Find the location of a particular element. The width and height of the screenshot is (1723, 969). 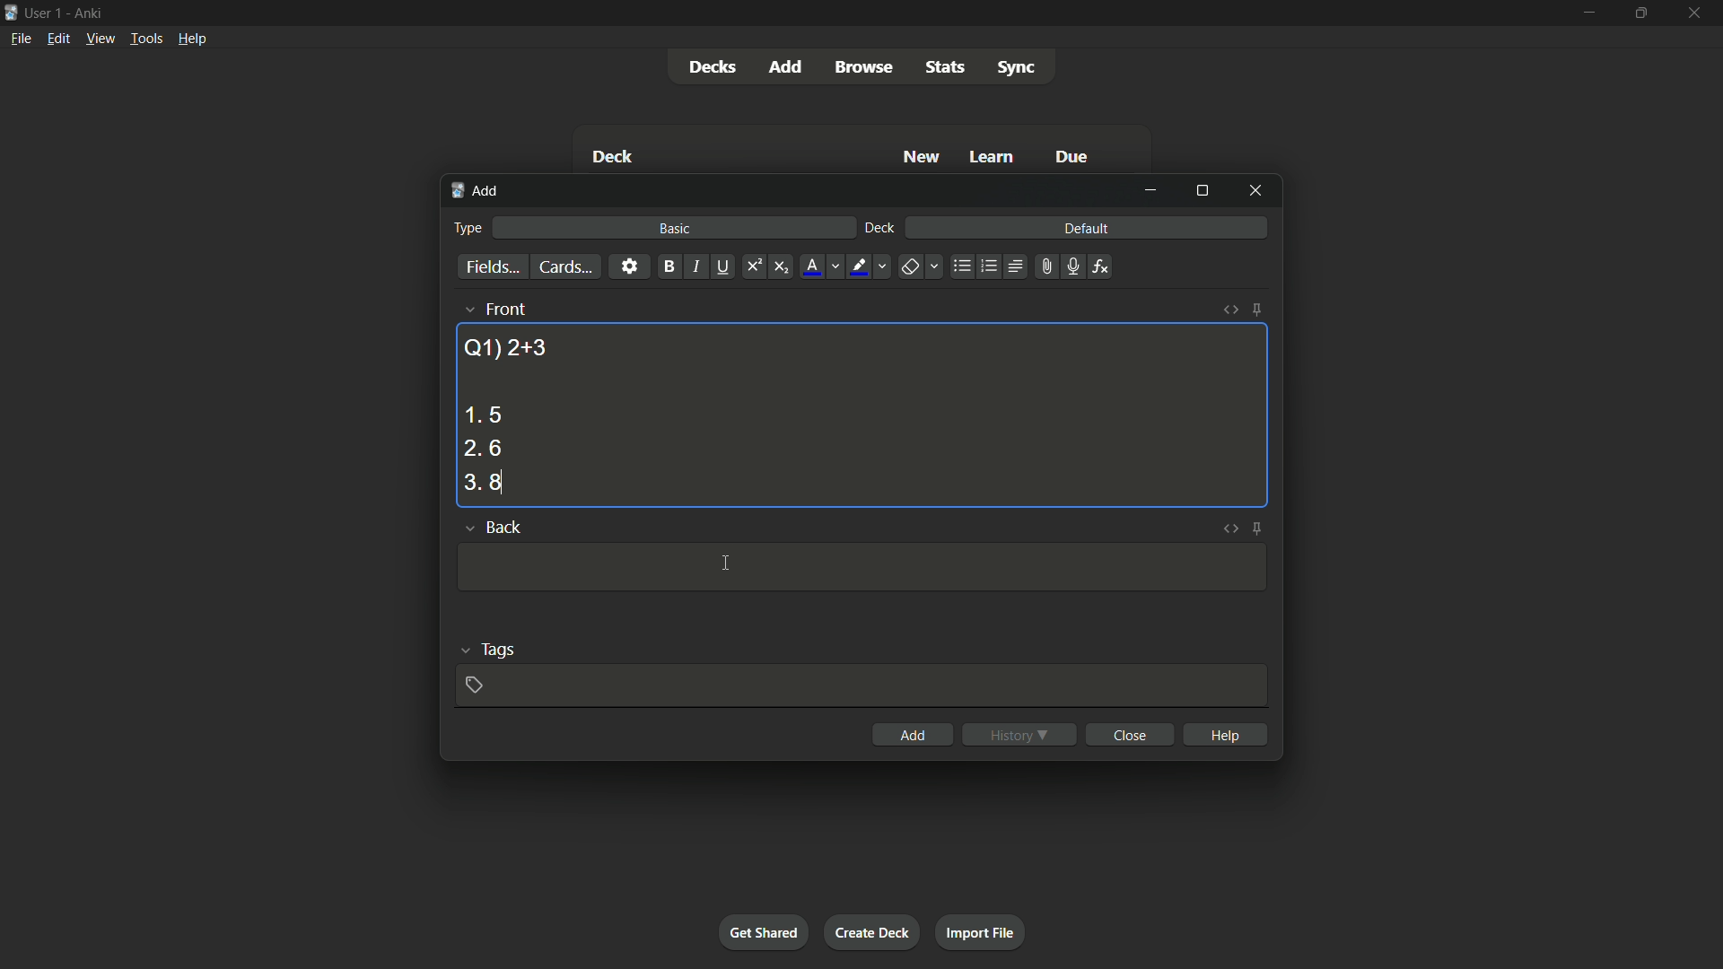

create deck is located at coordinates (870, 931).